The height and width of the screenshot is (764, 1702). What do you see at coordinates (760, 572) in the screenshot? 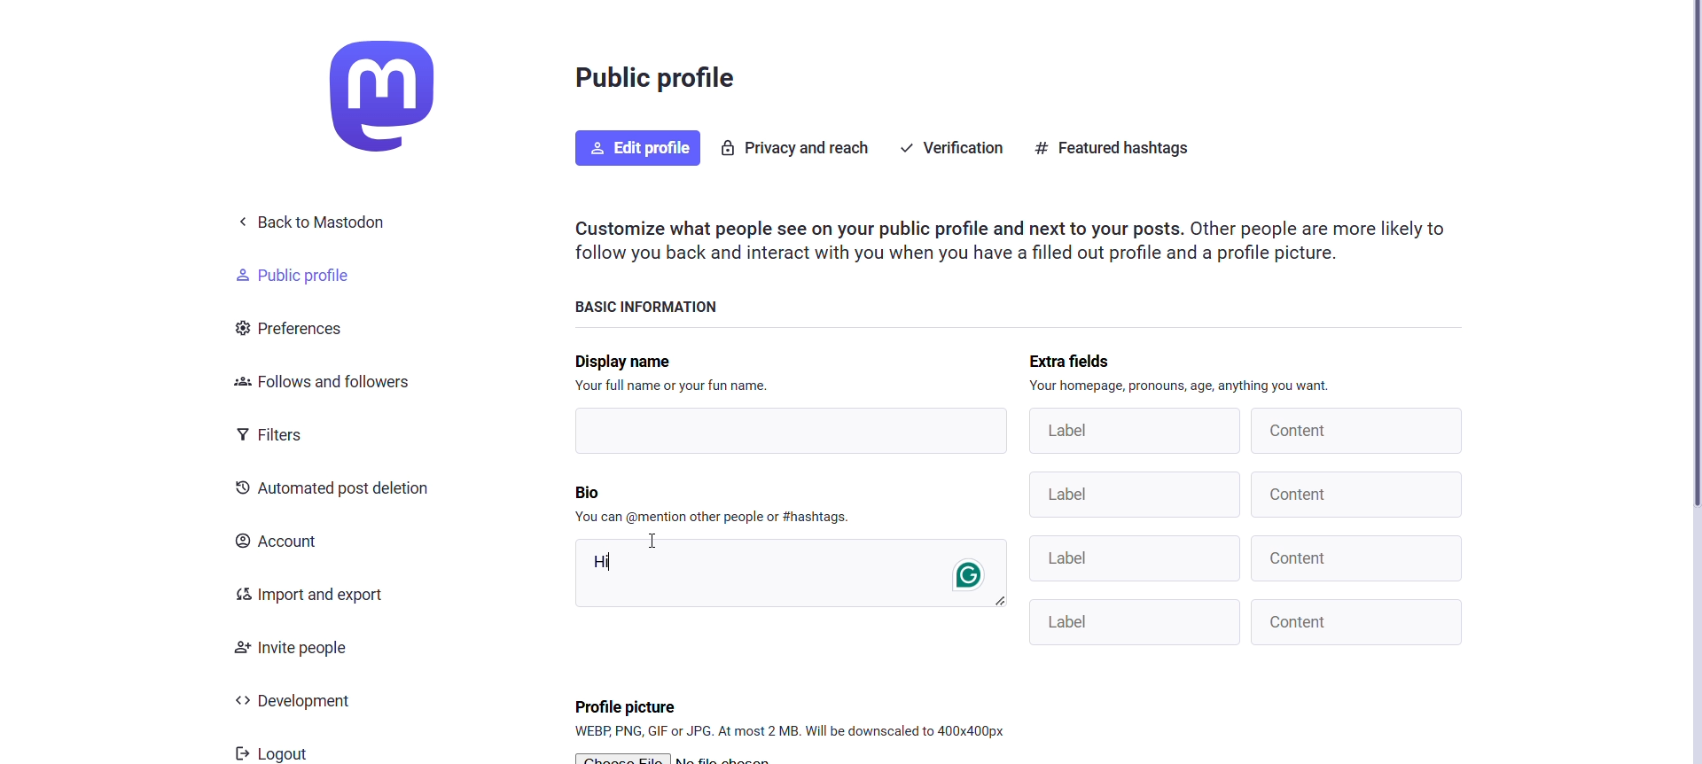
I see `Hi` at bounding box center [760, 572].